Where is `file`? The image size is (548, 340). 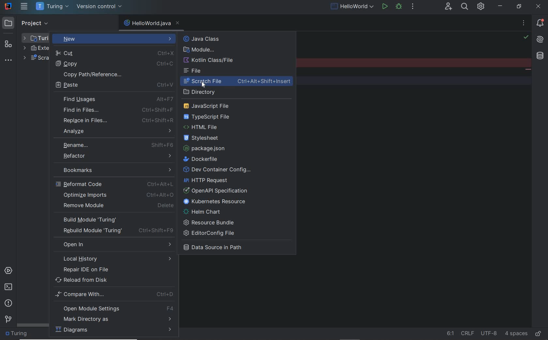 file is located at coordinates (194, 71).